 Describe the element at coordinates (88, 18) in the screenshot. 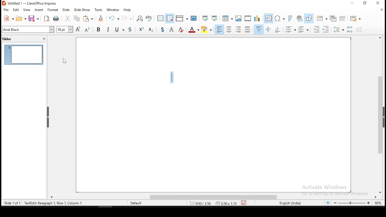

I see `paste` at that location.